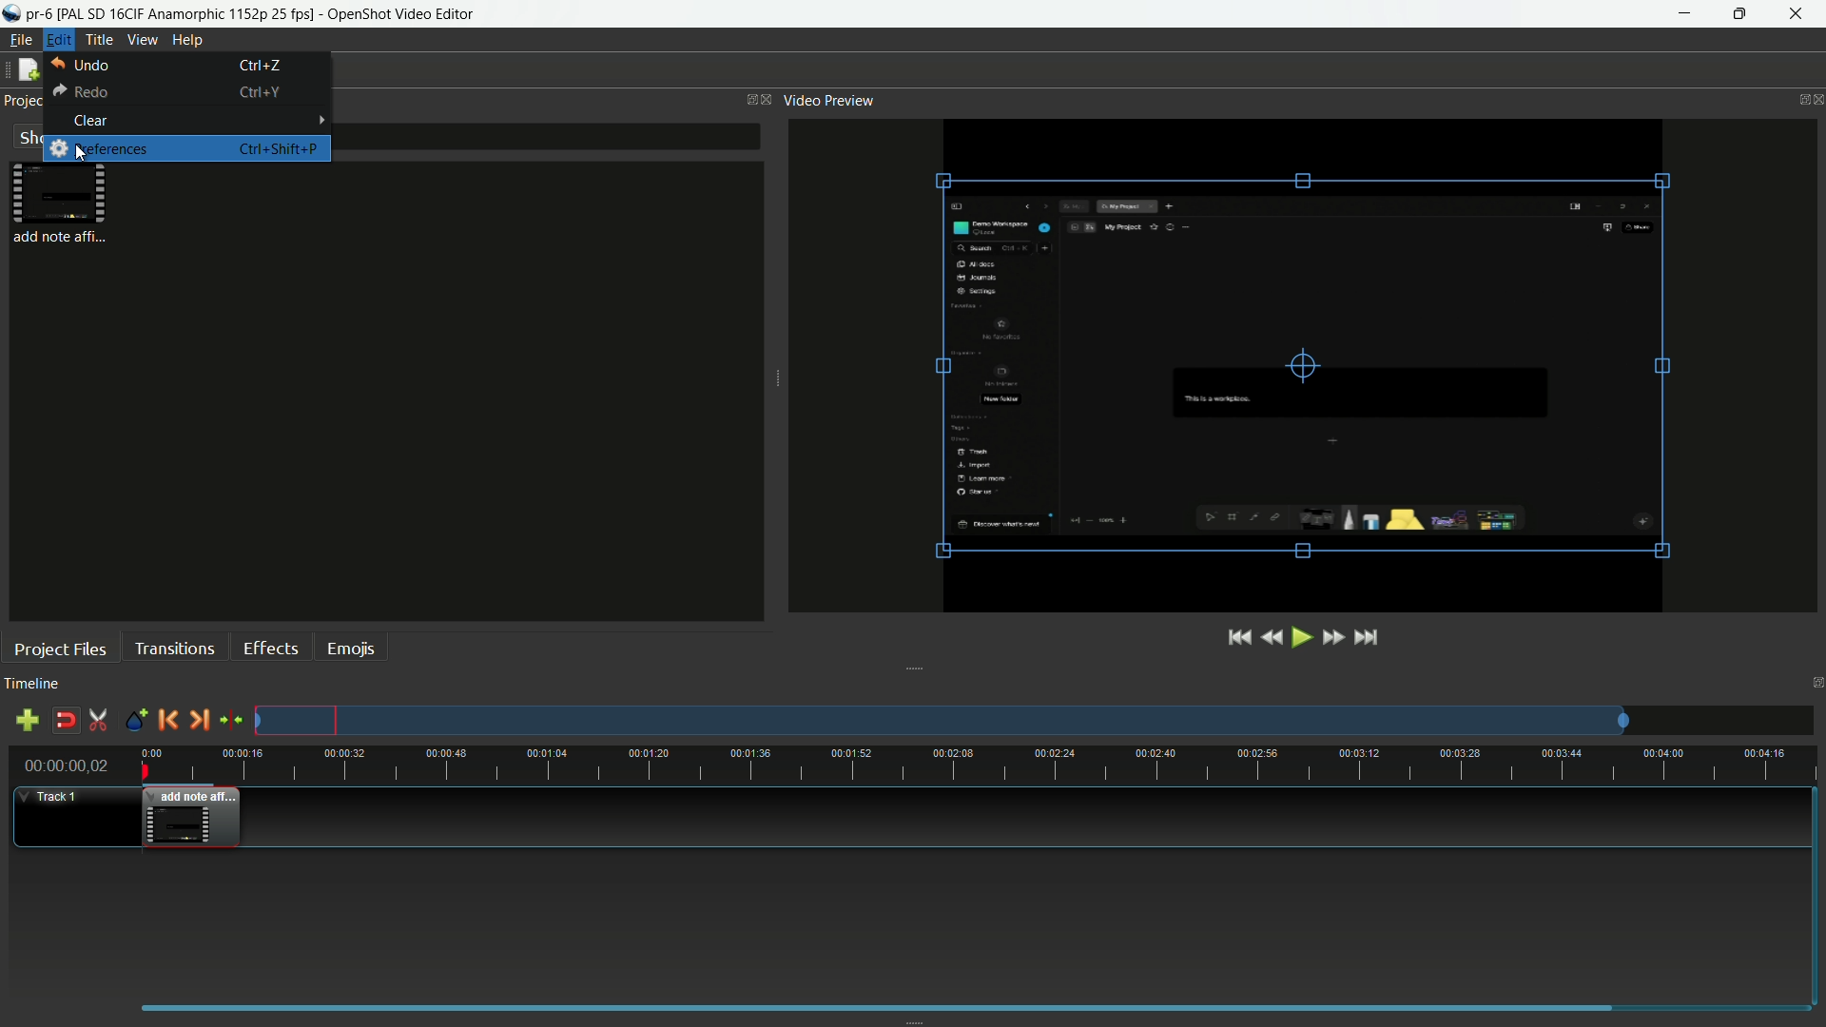 This screenshot has width=1826, height=1027. I want to click on disable snap, so click(65, 720).